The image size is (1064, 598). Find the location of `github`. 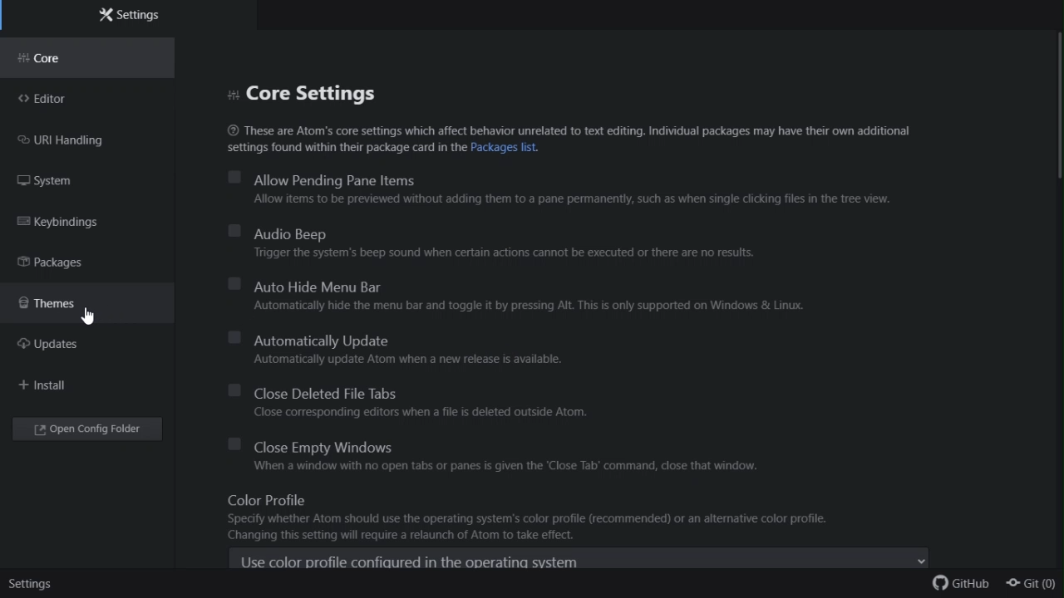

github is located at coordinates (962, 586).